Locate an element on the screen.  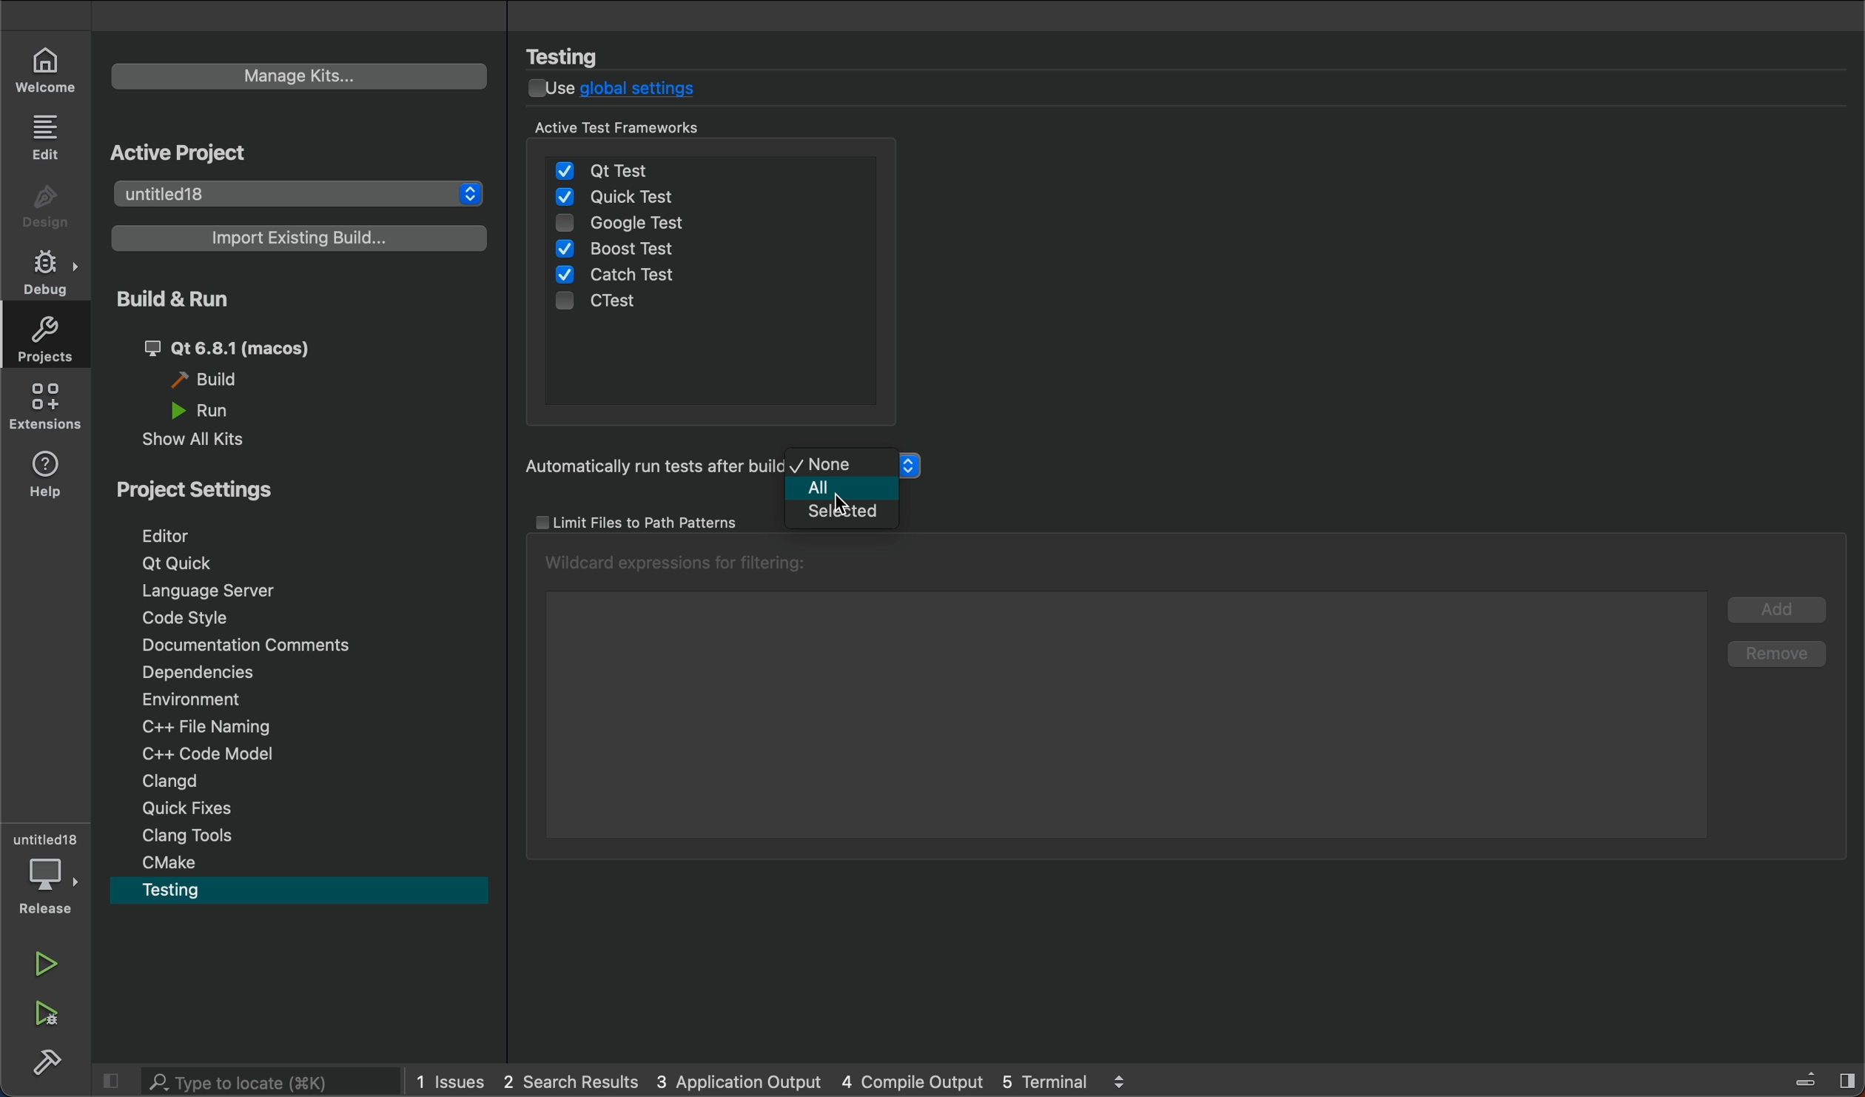
remove is located at coordinates (1778, 651).